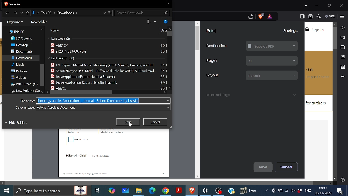 This screenshot has width=348, height=196. What do you see at coordinates (48, 13) in the screenshot?
I see `This PC` at bounding box center [48, 13].